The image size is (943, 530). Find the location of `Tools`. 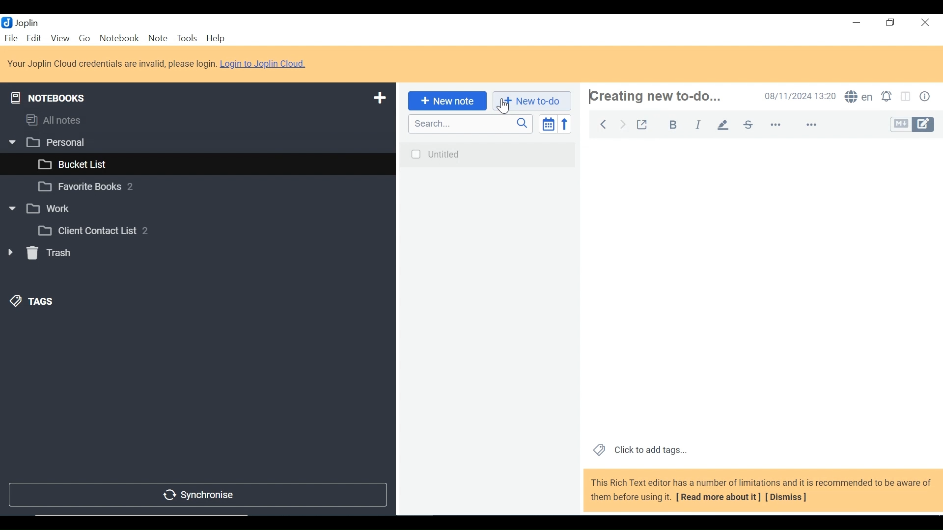

Tools is located at coordinates (188, 39).